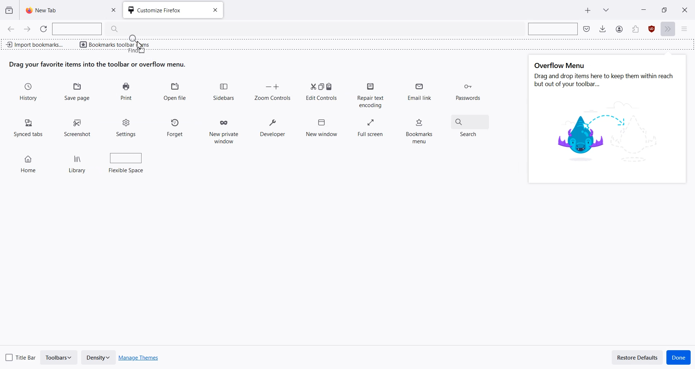 This screenshot has height=369, width=695. What do you see at coordinates (605, 75) in the screenshot?
I see `Text` at bounding box center [605, 75].